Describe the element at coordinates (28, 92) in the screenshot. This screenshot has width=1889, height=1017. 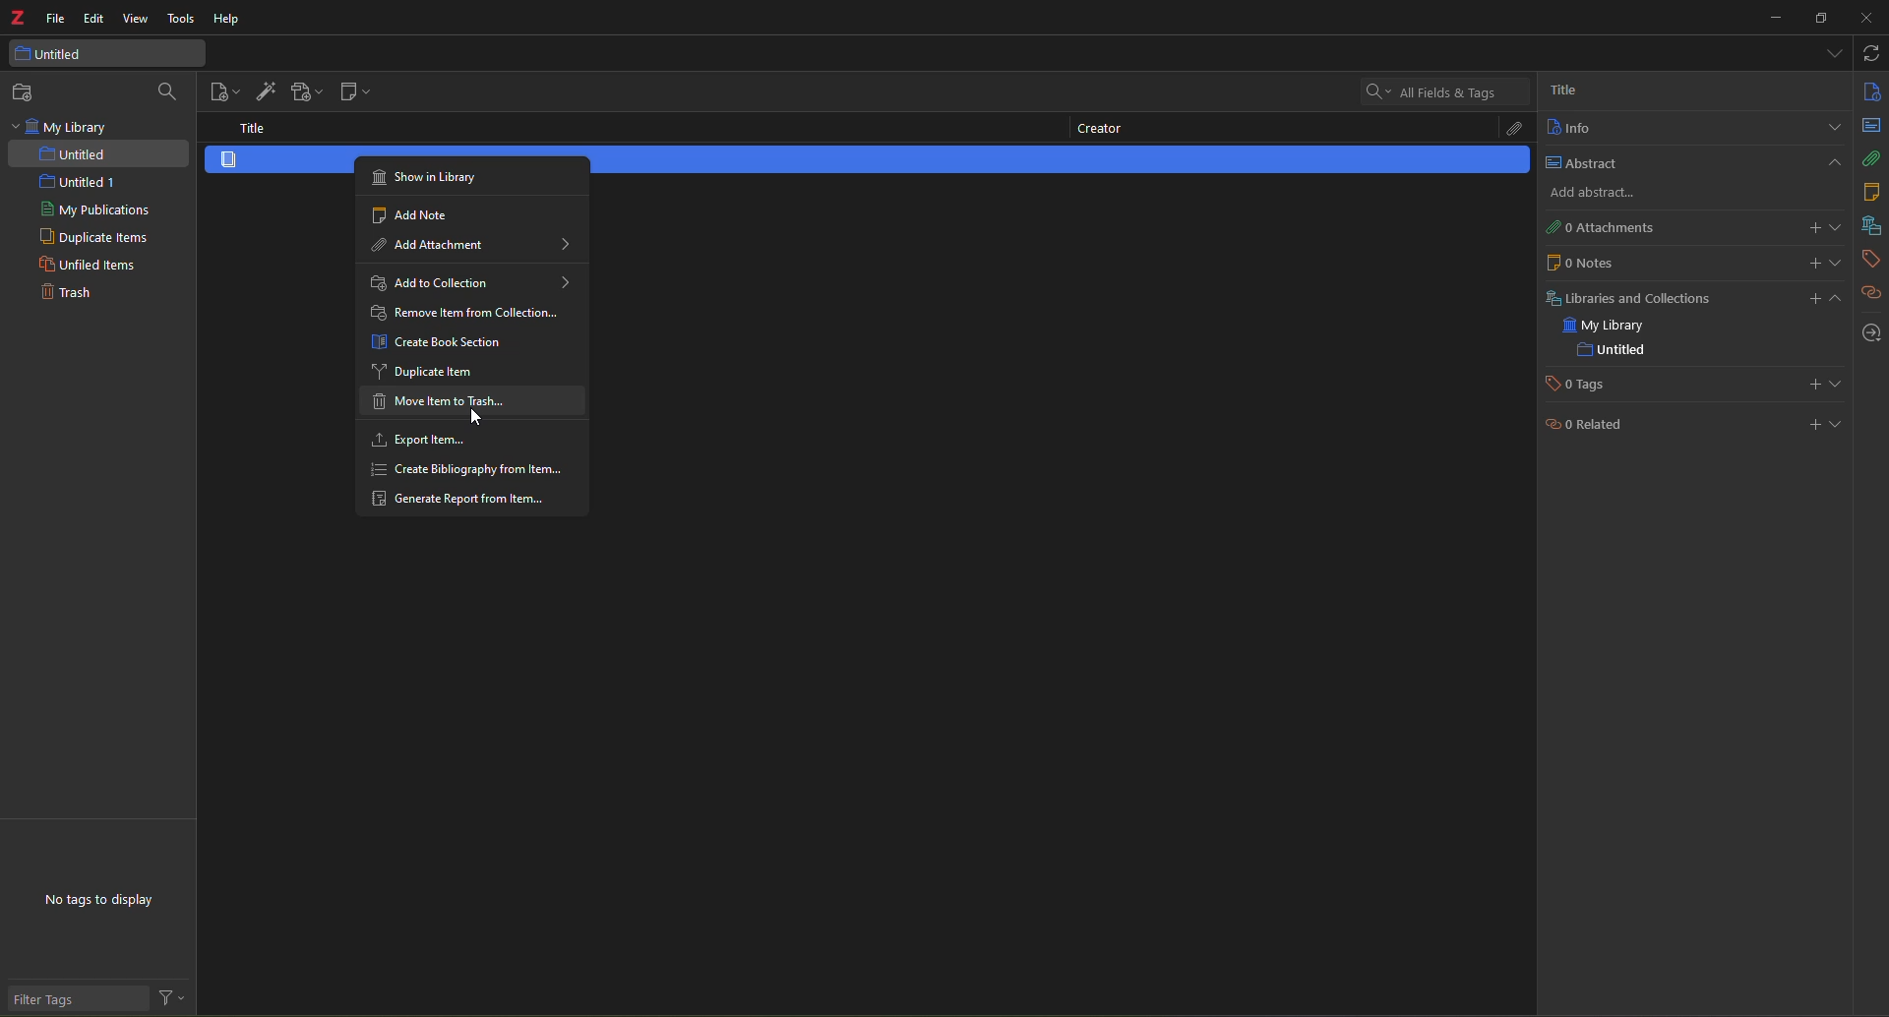
I see `new collection` at that location.